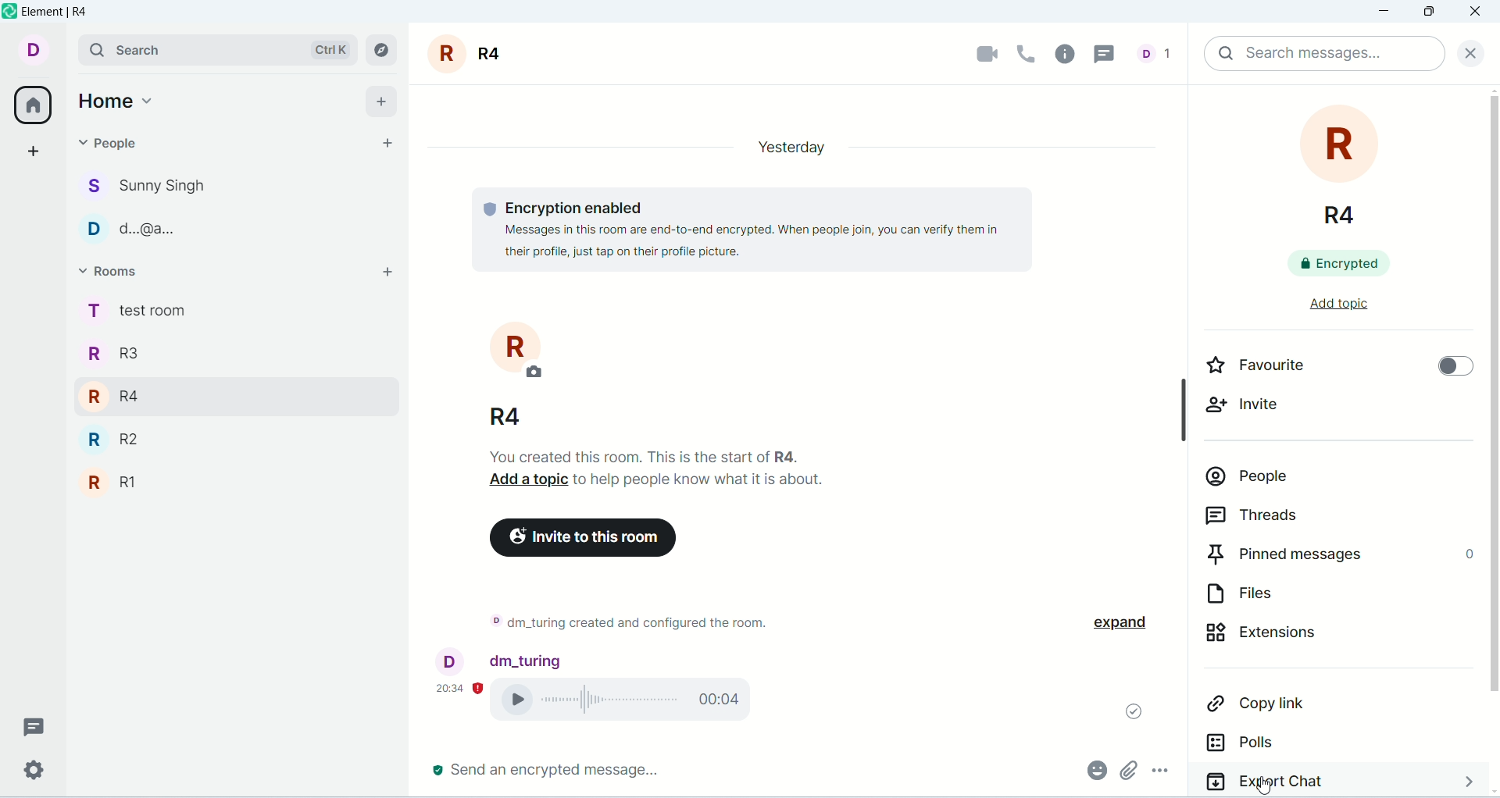 This screenshot has height=798, width=1500. I want to click on voice call, so click(1028, 52).